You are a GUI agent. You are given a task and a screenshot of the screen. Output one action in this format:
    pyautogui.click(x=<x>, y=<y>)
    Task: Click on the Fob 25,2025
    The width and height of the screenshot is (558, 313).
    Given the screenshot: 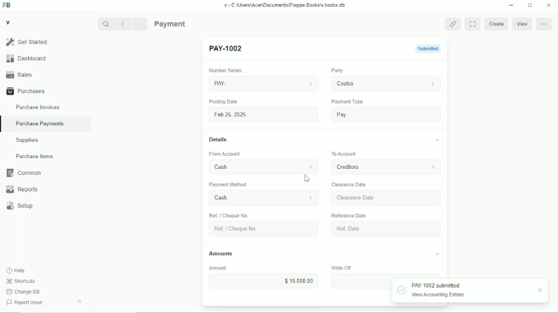 What is the action you would take?
    pyautogui.click(x=261, y=114)
    